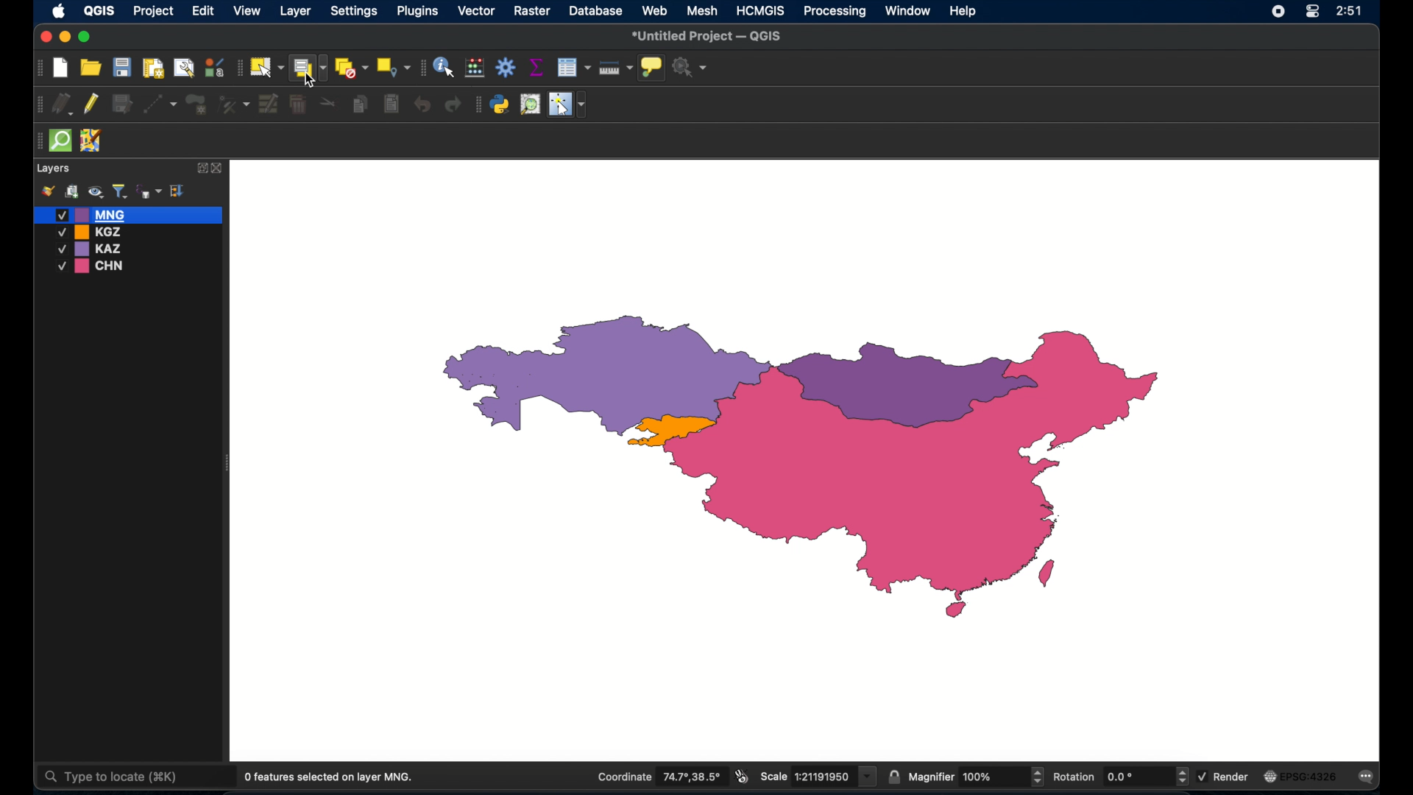 The height and width of the screenshot is (795, 1413). I want to click on settings, so click(353, 12).